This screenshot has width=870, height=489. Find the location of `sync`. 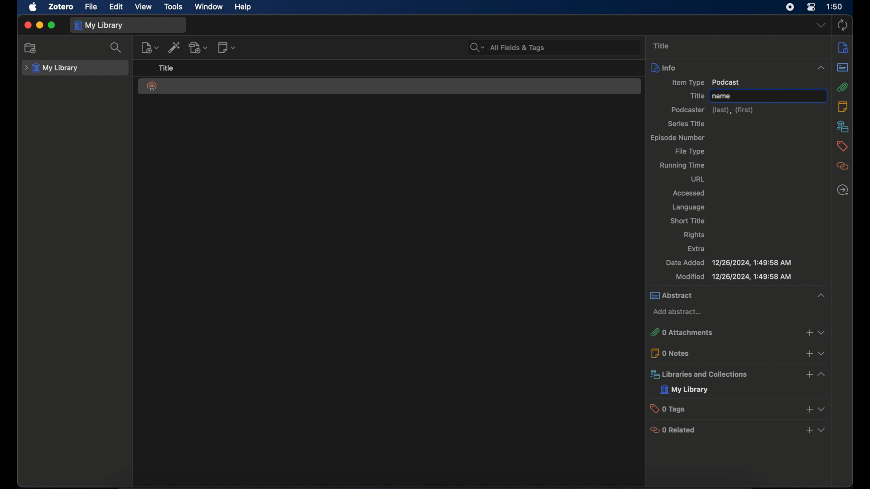

sync is located at coordinates (843, 25).